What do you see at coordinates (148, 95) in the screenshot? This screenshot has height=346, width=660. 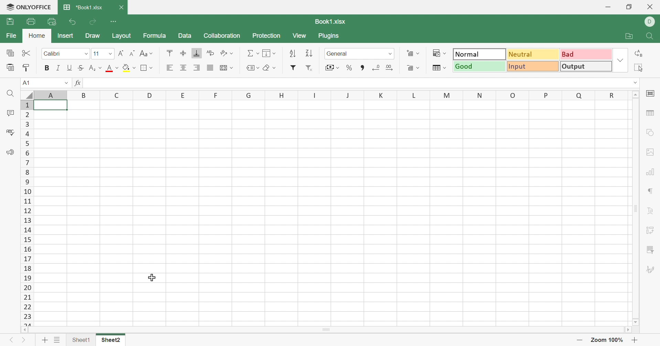 I see `D` at bounding box center [148, 95].